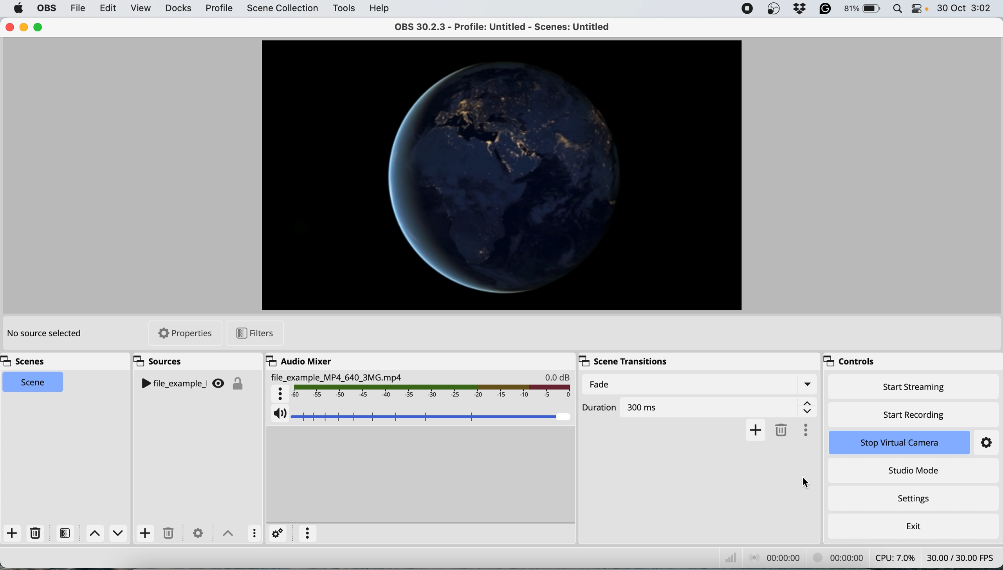 The image size is (1003, 570). I want to click on delete source, so click(171, 533).